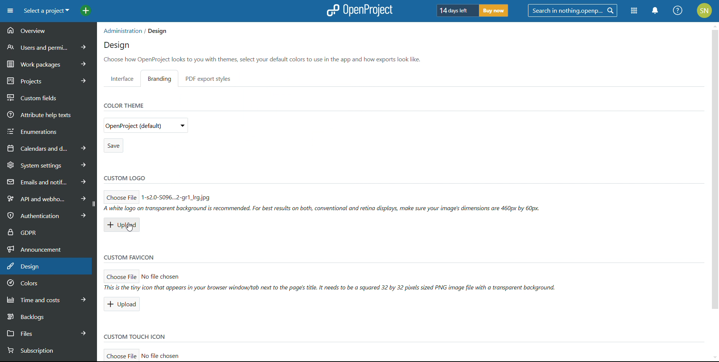 The image size is (719, 362). Describe the element at coordinates (678, 10) in the screenshot. I see `help` at that location.